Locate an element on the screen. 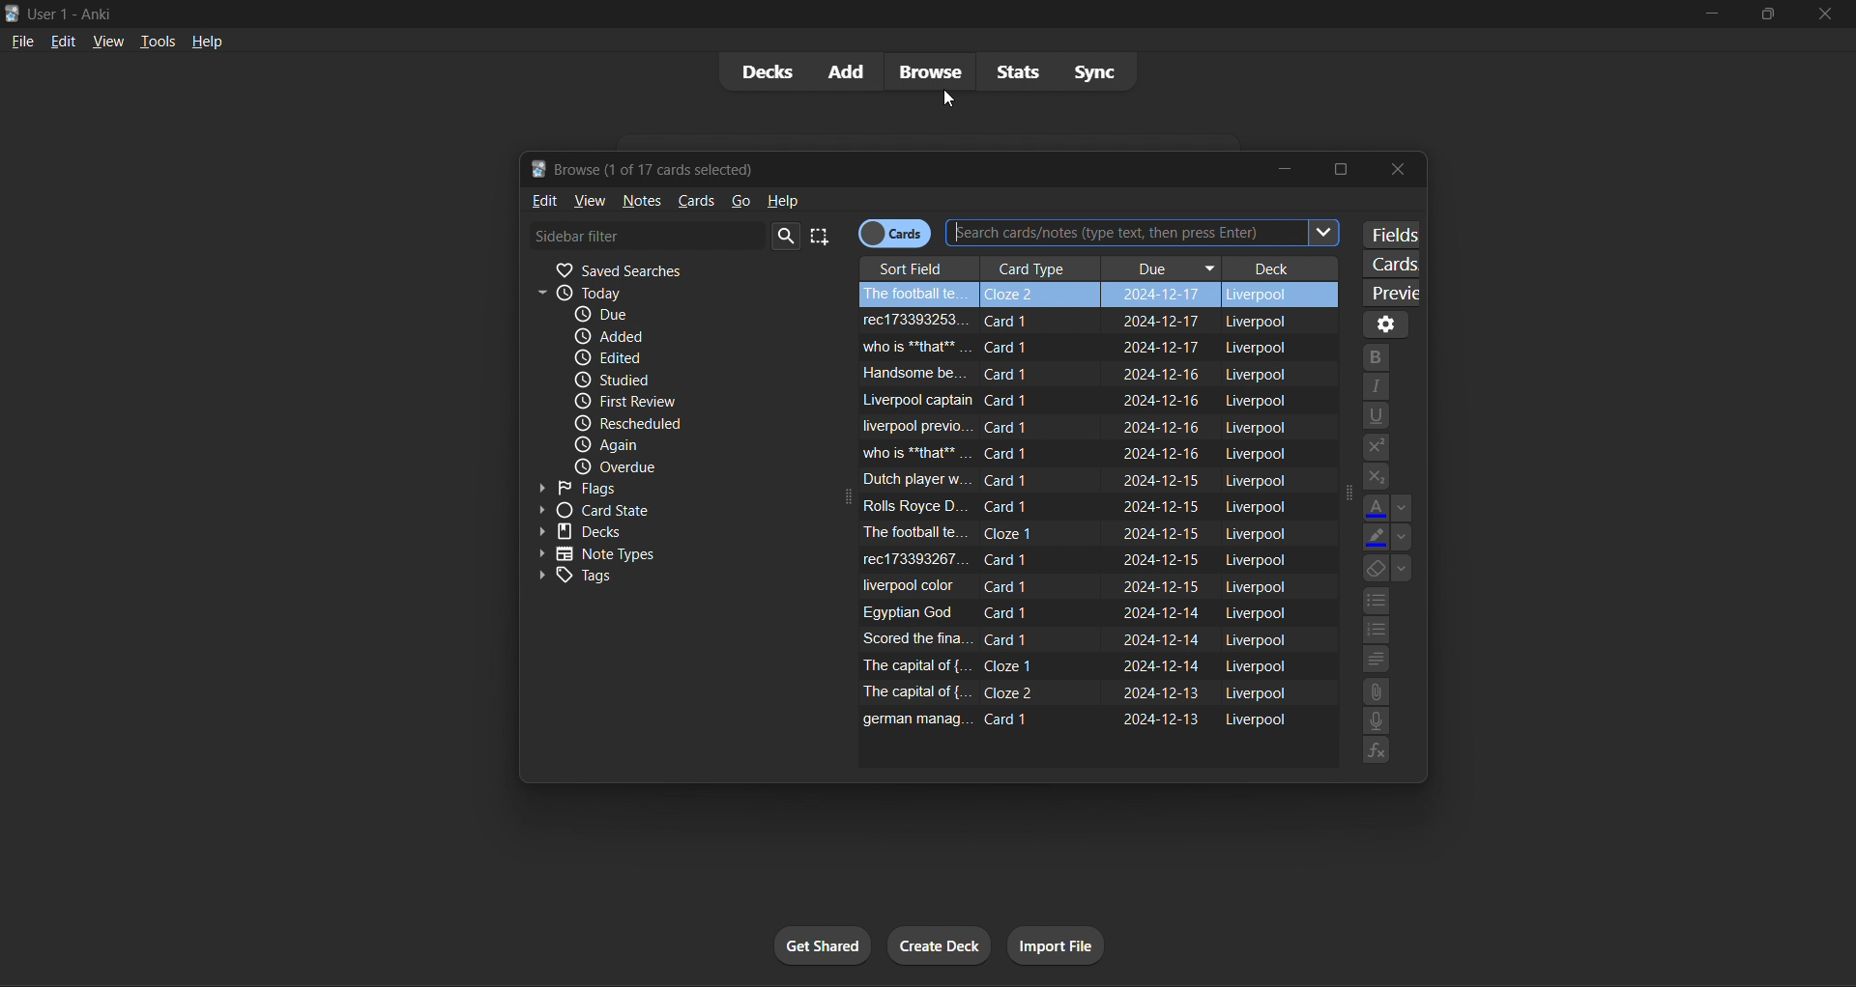  liverpool is located at coordinates (1261, 560).